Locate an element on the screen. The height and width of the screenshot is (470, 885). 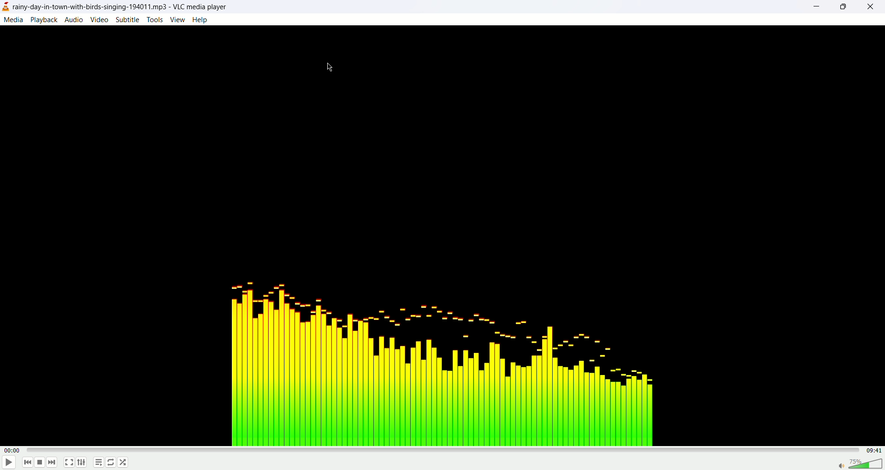
subtitle is located at coordinates (128, 19).